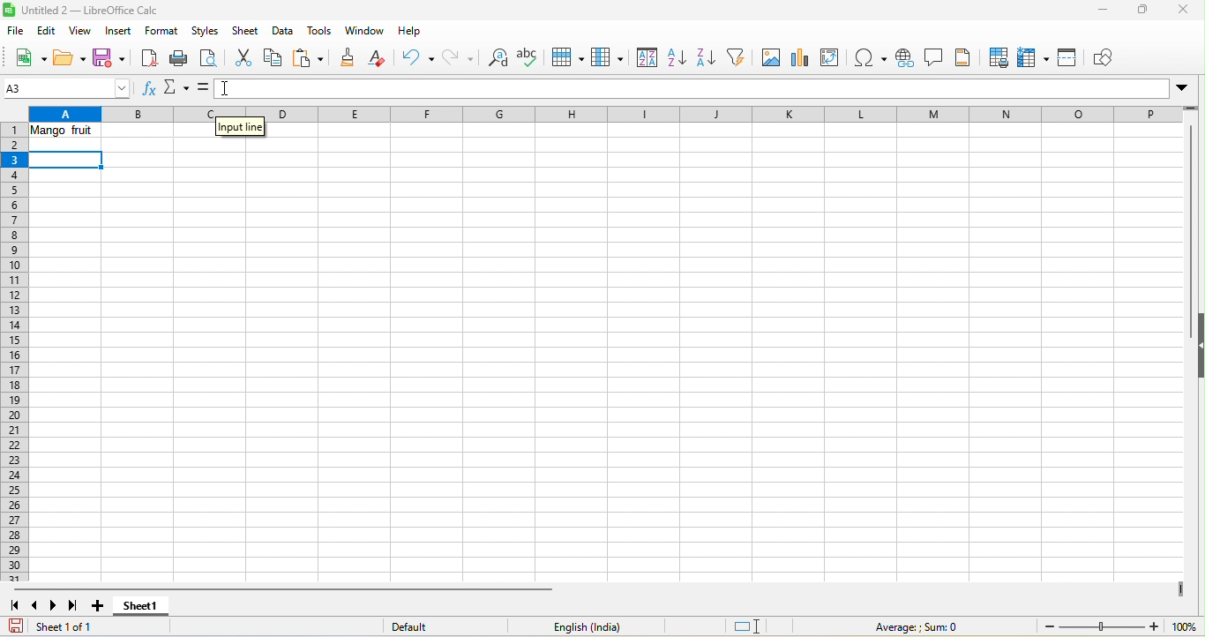 This screenshot has height=637, width=1205. Describe the element at coordinates (873, 58) in the screenshot. I see `special character` at that location.